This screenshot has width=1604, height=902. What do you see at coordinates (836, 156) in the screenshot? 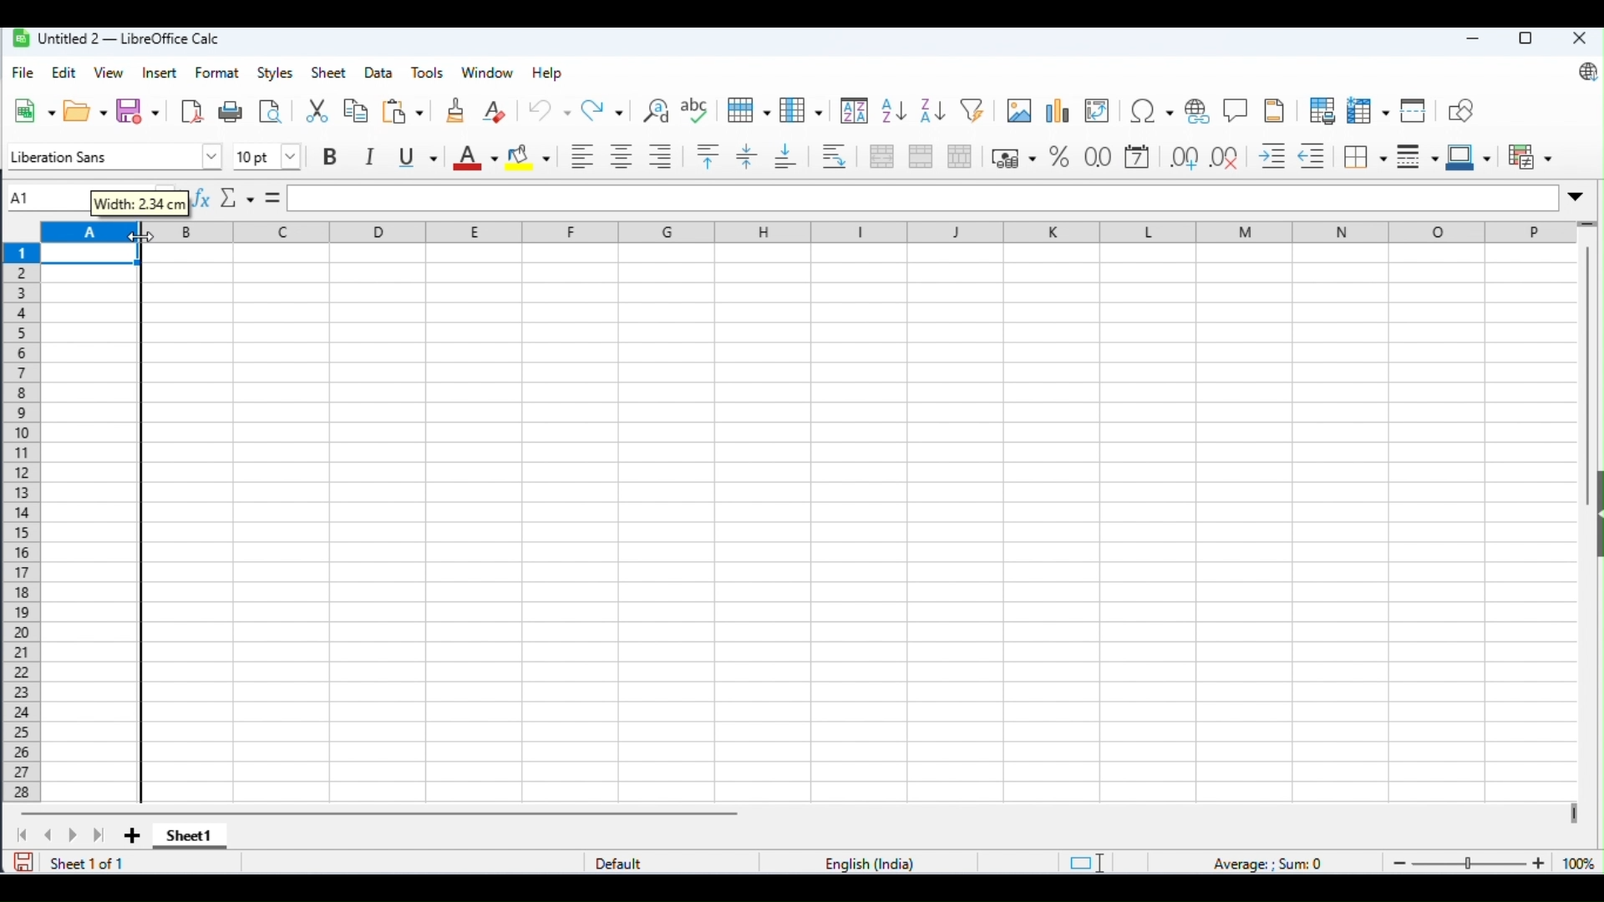
I see `wrap ` at bounding box center [836, 156].